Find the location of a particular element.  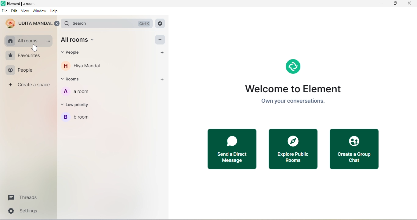

Welcome to Element Own your conversations. is located at coordinates (295, 82).